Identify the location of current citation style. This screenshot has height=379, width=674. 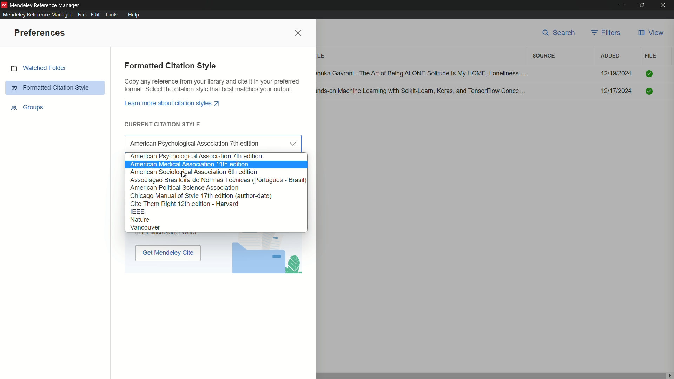
(163, 124).